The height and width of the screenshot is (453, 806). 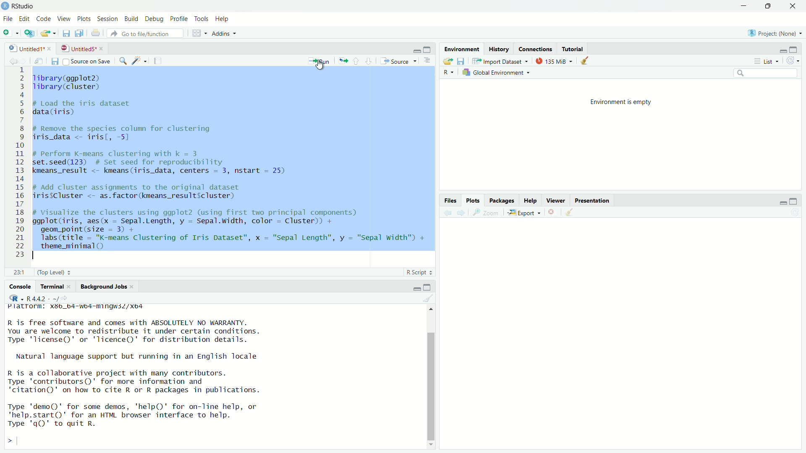 What do you see at coordinates (224, 33) in the screenshot?
I see `addins` at bounding box center [224, 33].